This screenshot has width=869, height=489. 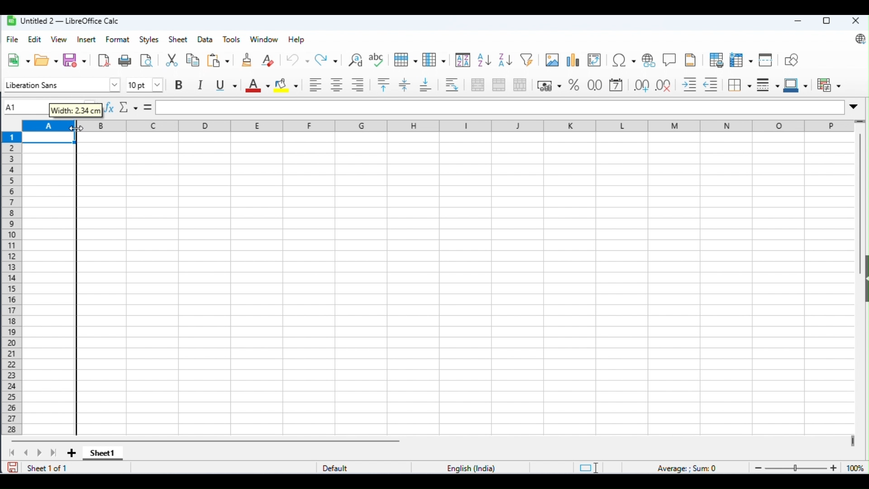 I want to click on sort descending, so click(x=506, y=60).